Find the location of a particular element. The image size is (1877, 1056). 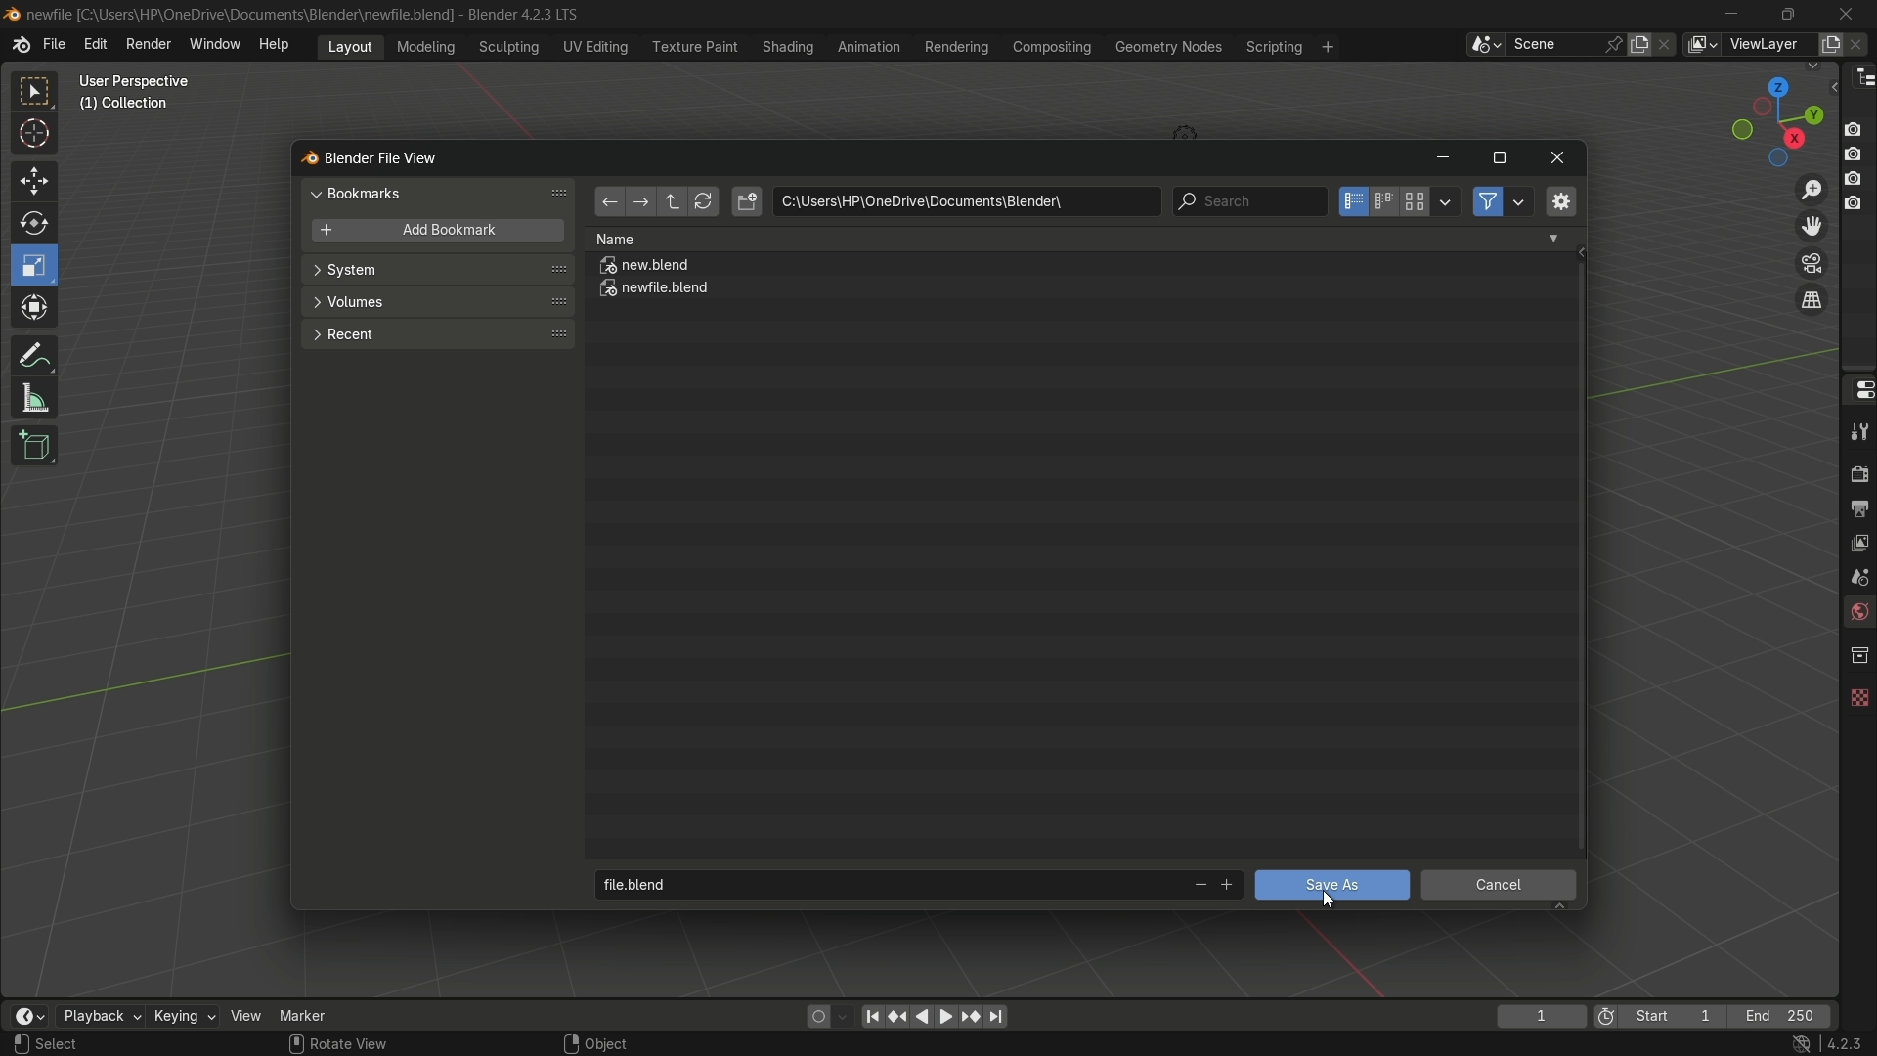

jump to endpoint is located at coordinates (872, 1015).